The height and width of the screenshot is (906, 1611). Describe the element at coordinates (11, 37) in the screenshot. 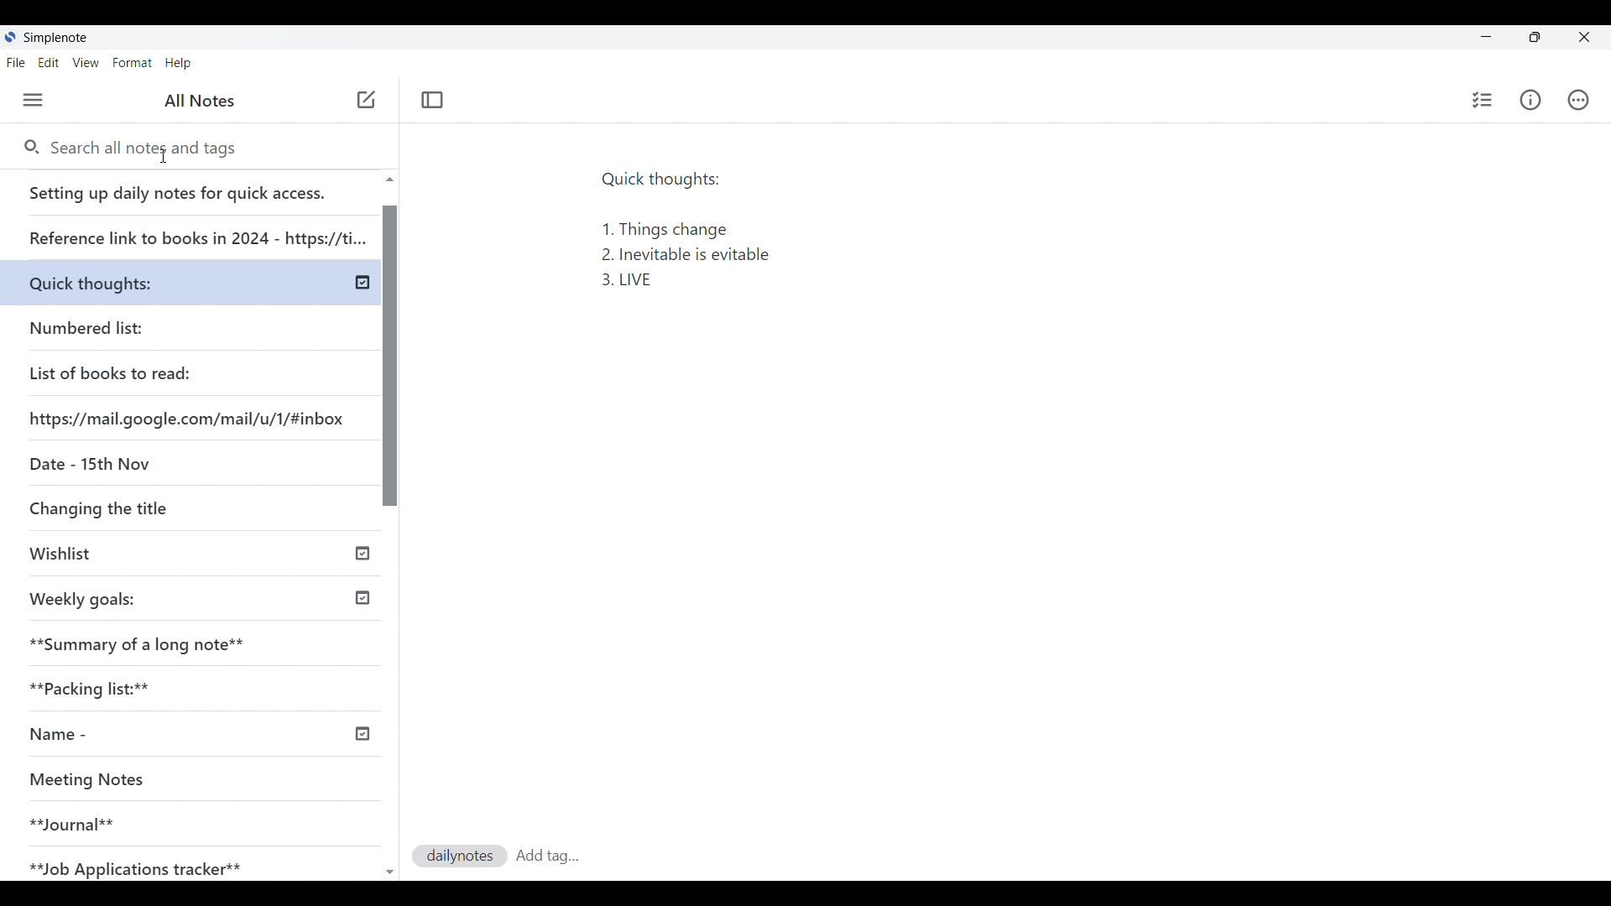

I see `Software logo` at that location.